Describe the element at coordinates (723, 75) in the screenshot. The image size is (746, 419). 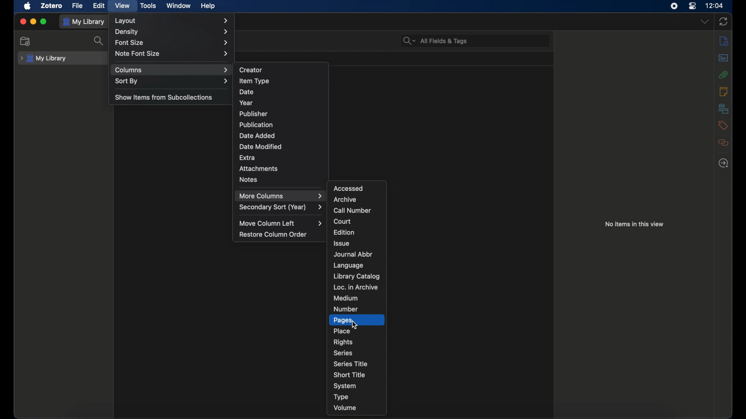
I see `attachments` at that location.